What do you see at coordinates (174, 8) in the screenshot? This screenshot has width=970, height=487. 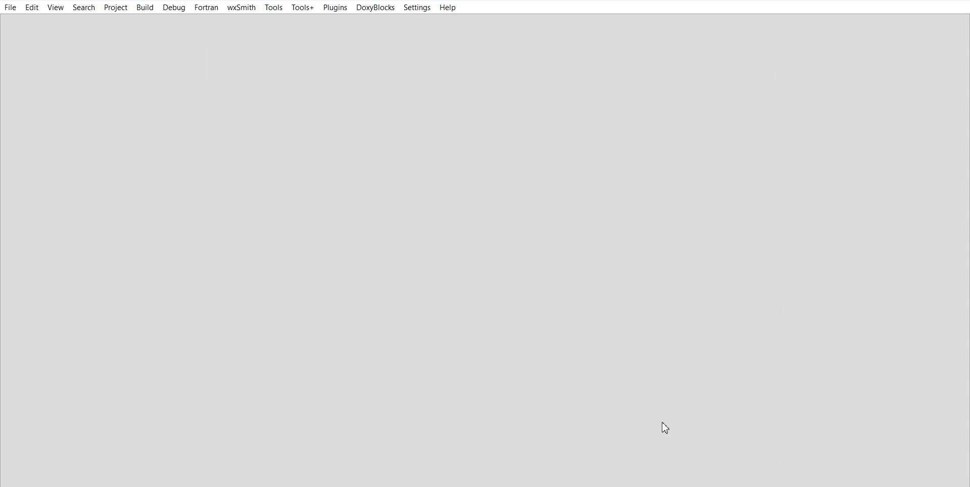 I see `Debug` at bounding box center [174, 8].